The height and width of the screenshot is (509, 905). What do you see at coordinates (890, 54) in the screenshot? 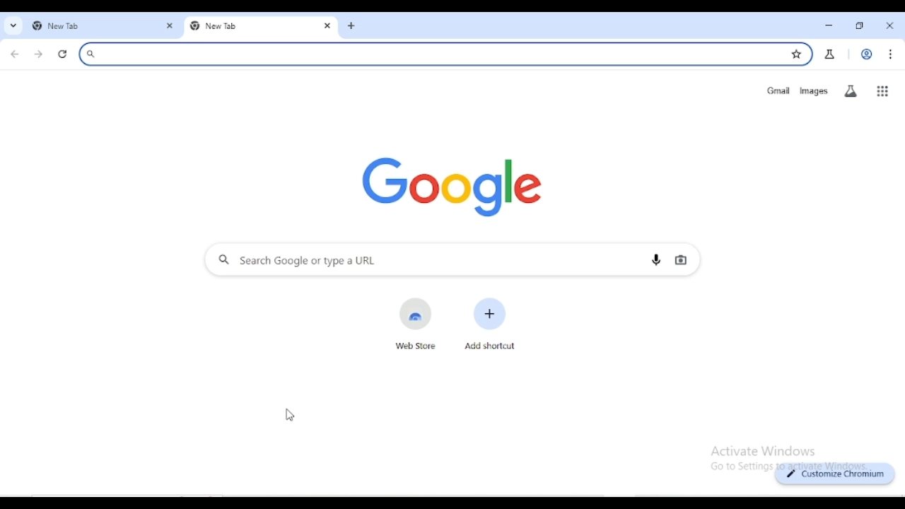
I see `customize and control chromium ` at bounding box center [890, 54].